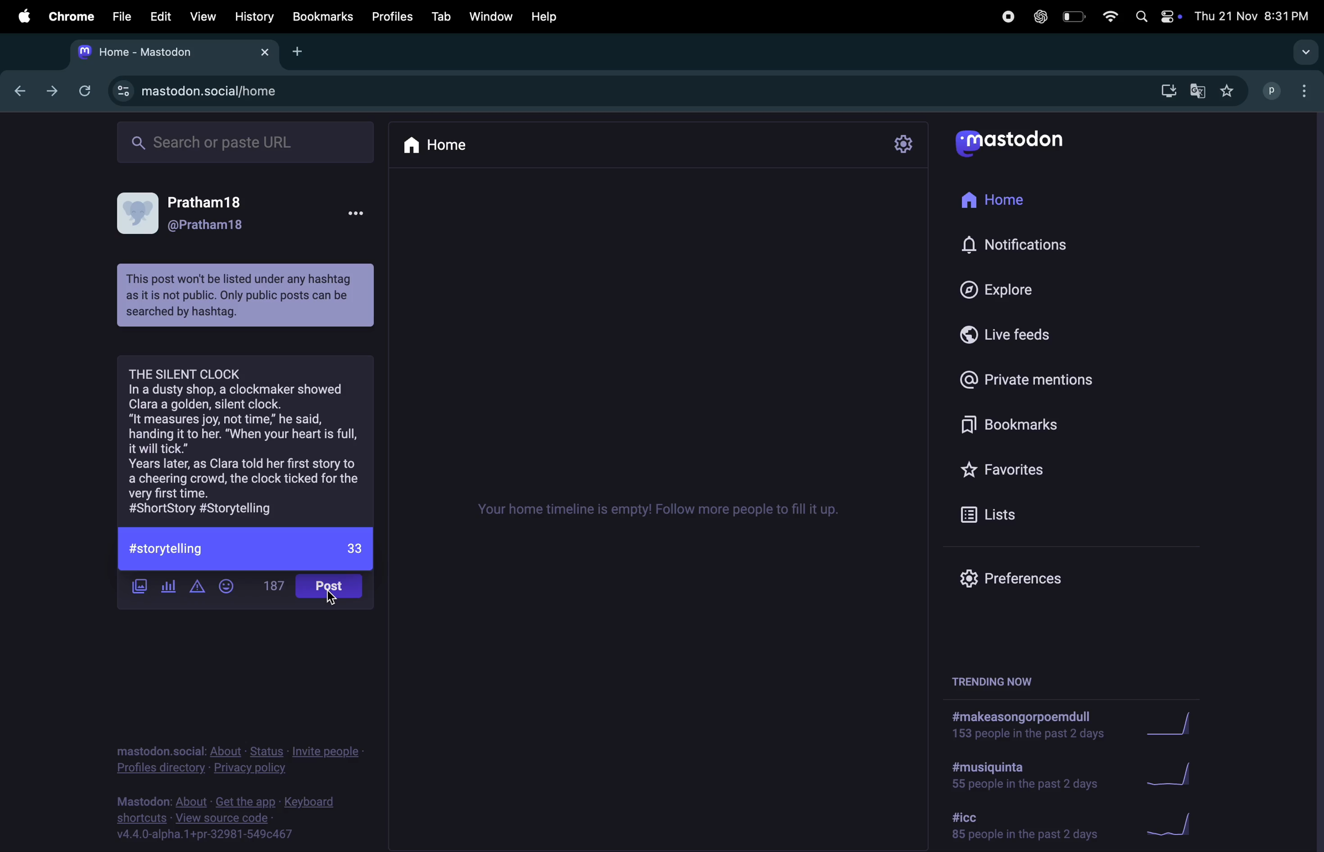  Describe the element at coordinates (138, 586) in the screenshot. I see `add image` at that location.